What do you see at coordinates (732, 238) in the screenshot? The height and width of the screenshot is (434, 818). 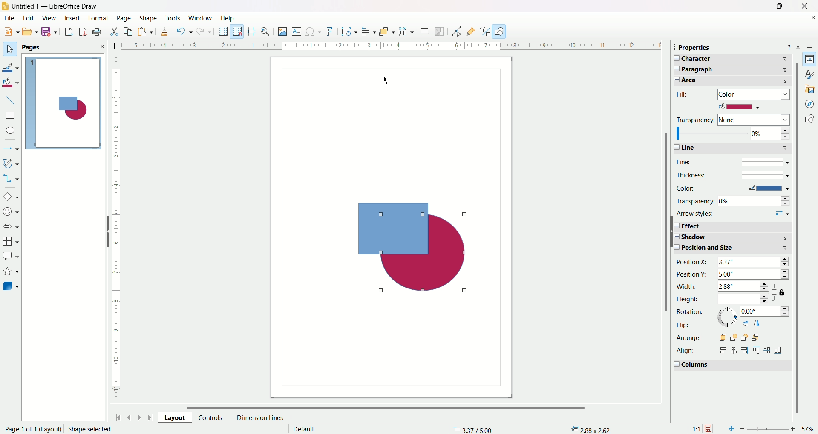 I see `shadow` at bounding box center [732, 238].